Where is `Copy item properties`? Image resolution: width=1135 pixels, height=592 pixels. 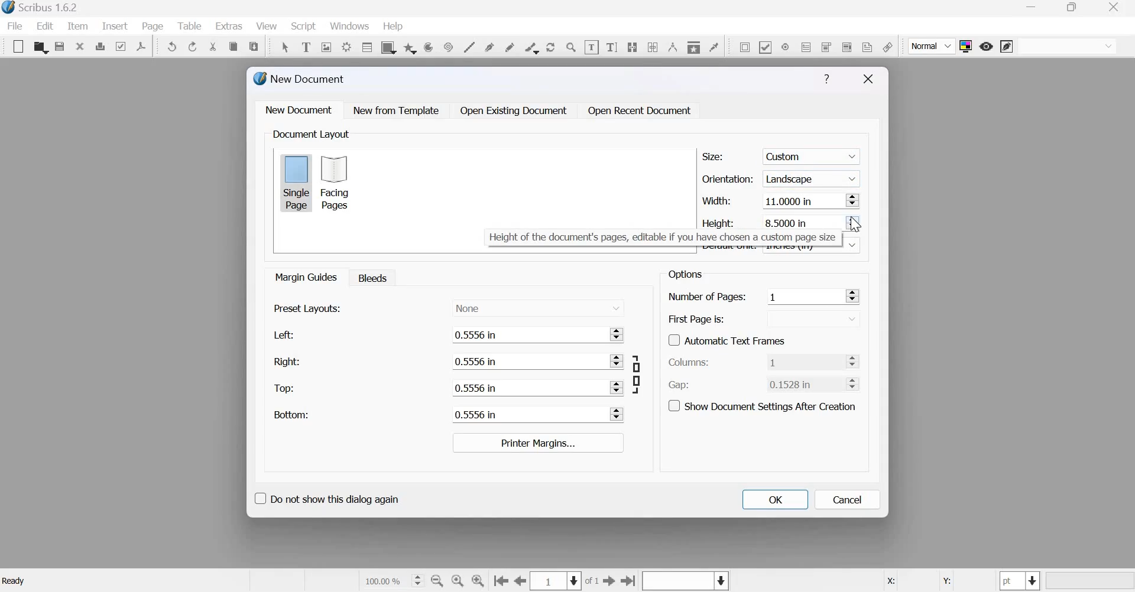 Copy item properties is located at coordinates (693, 45).